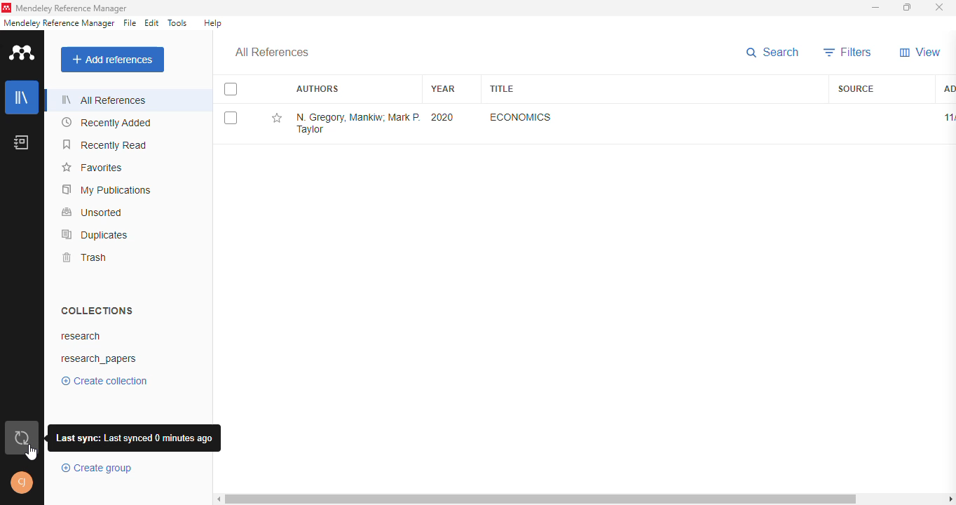  I want to click on research_papers, so click(100, 359).